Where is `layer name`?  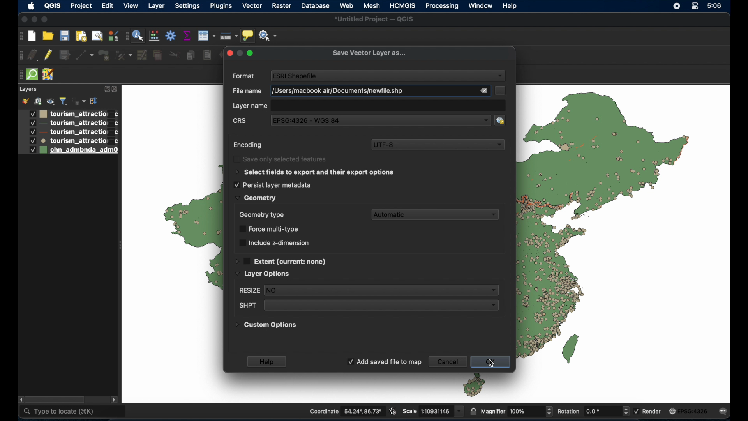
layer name is located at coordinates (251, 106).